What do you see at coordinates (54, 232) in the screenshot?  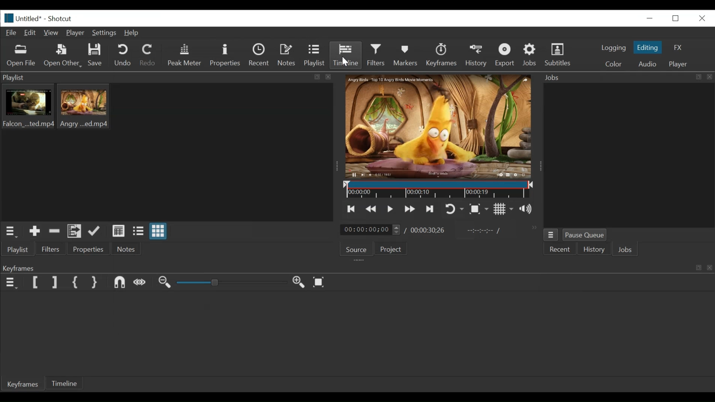 I see `Remove cut` at bounding box center [54, 232].